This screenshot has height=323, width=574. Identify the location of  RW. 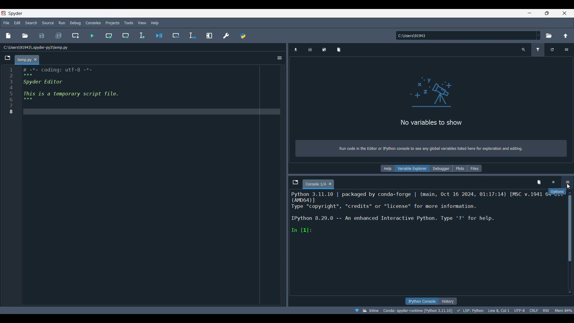
(546, 310).